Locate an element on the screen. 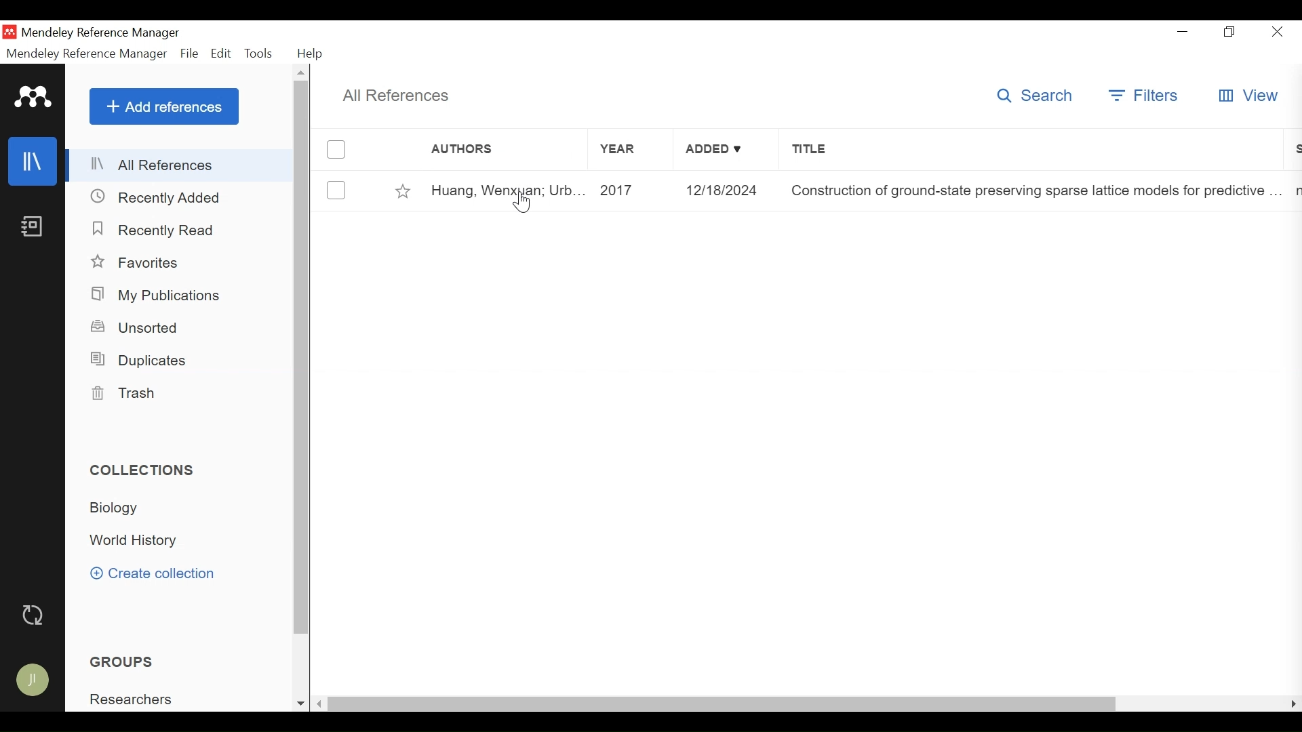 Image resolution: width=1302 pixels, height=732 pixels. (un)select all is located at coordinates (335, 149).